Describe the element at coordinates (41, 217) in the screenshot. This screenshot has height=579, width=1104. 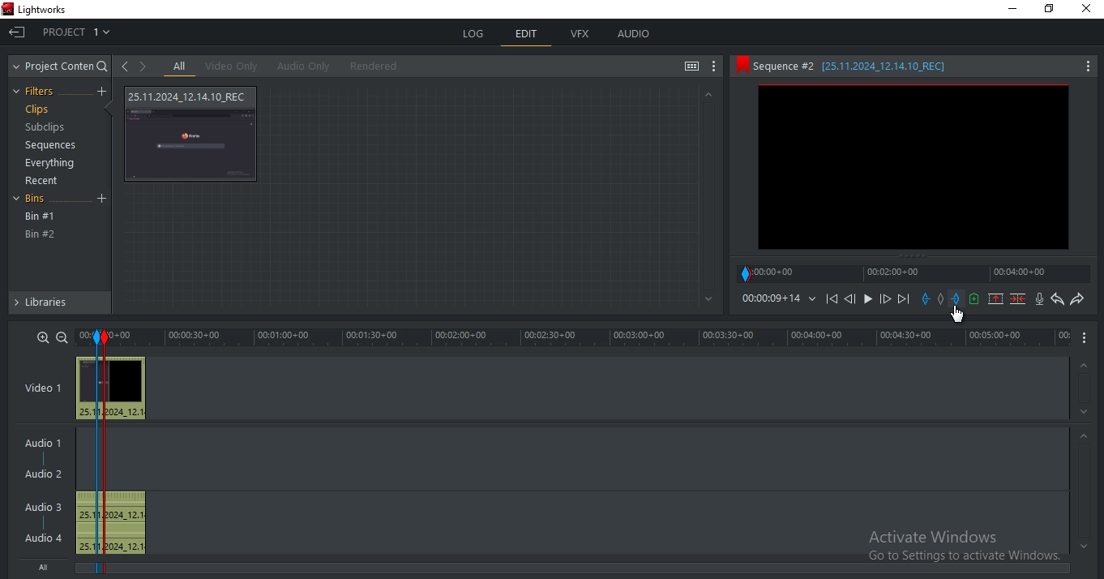
I see `bin #1` at that location.